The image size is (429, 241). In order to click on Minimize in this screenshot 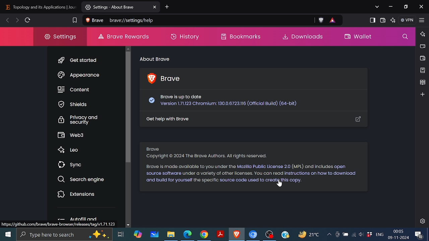, I will do `click(391, 6)`.